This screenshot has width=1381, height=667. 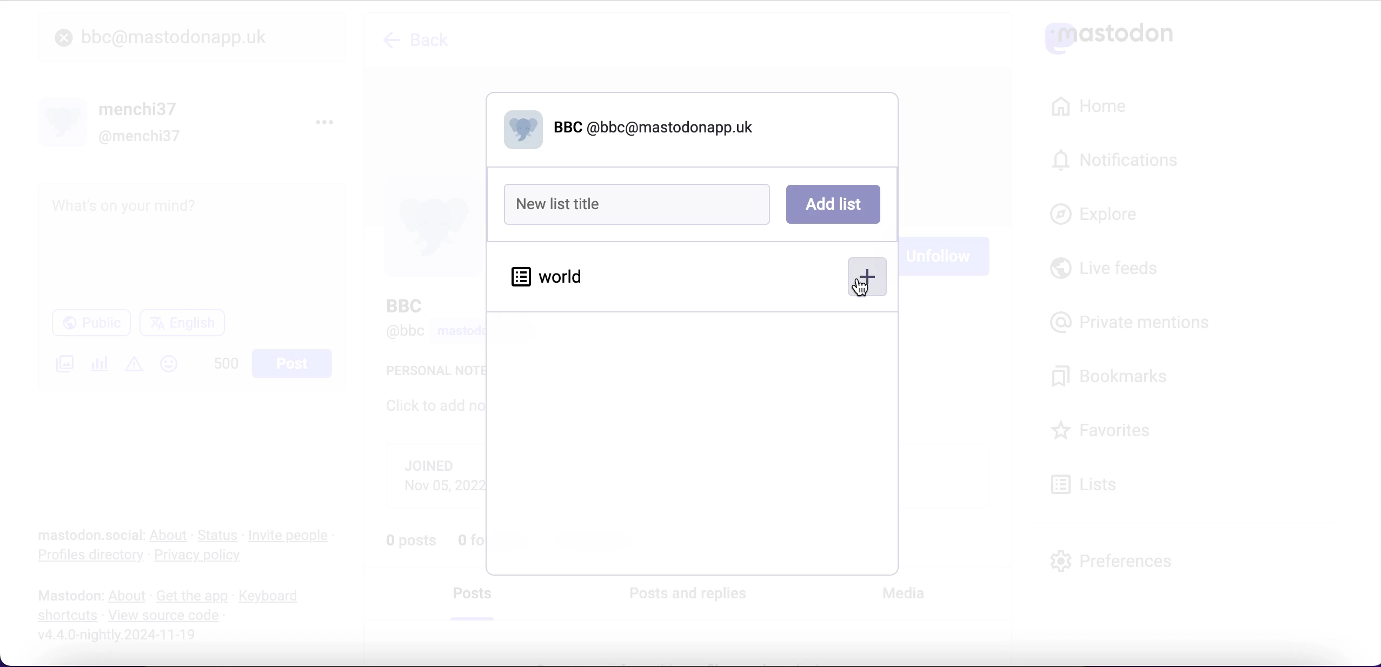 I want to click on add content warning, so click(x=136, y=365).